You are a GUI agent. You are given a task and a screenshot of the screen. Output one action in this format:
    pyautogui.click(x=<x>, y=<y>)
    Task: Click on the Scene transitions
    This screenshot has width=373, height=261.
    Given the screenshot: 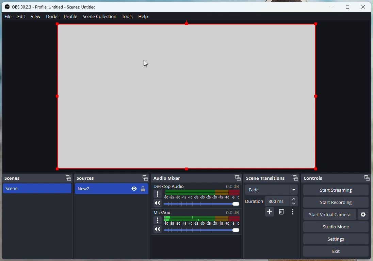 What is the action you would take?
    pyautogui.click(x=273, y=178)
    